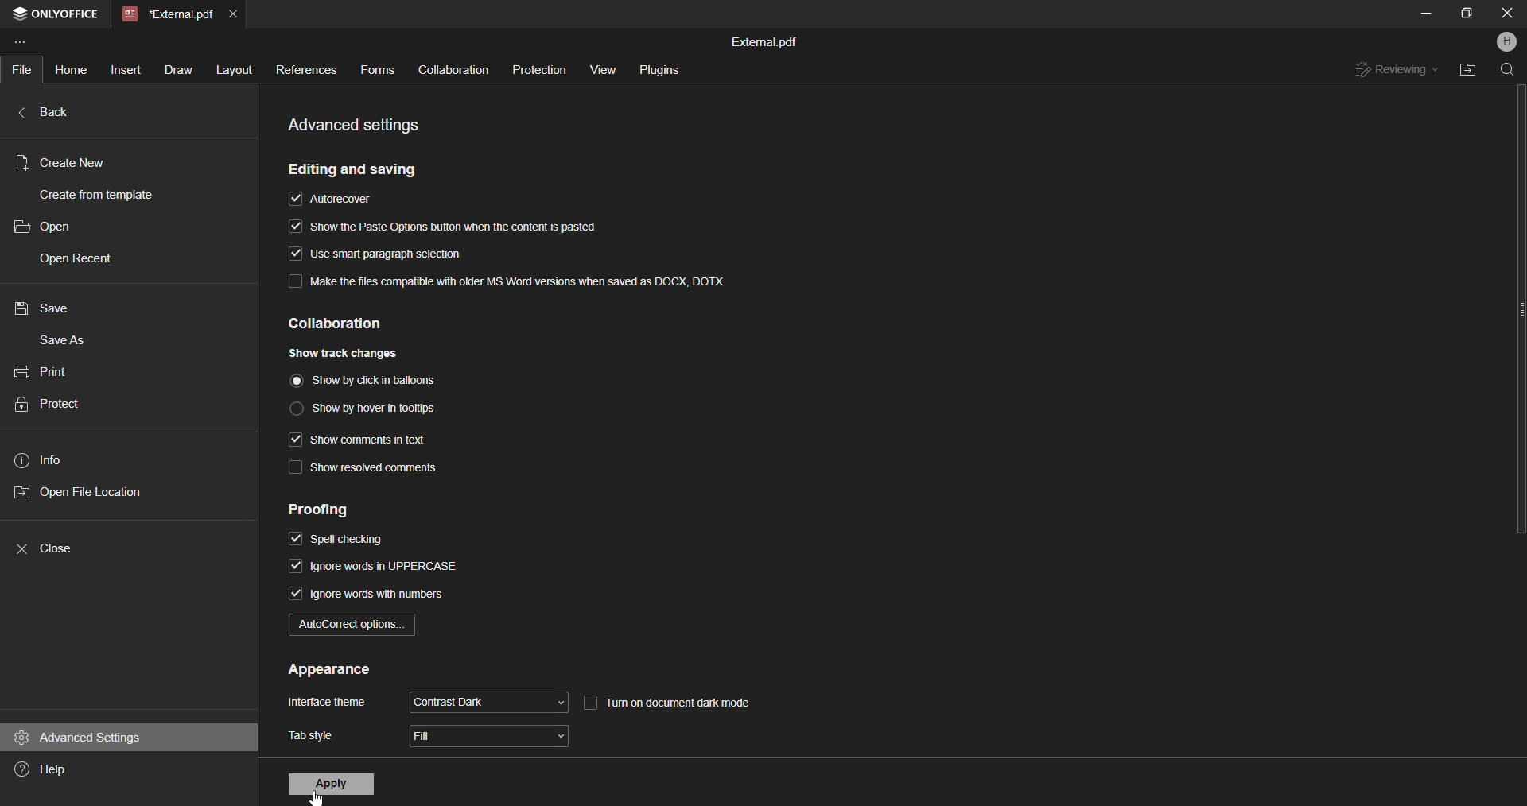  Describe the element at coordinates (339, 541) in the screenshot. I see `spell checking` at that location.